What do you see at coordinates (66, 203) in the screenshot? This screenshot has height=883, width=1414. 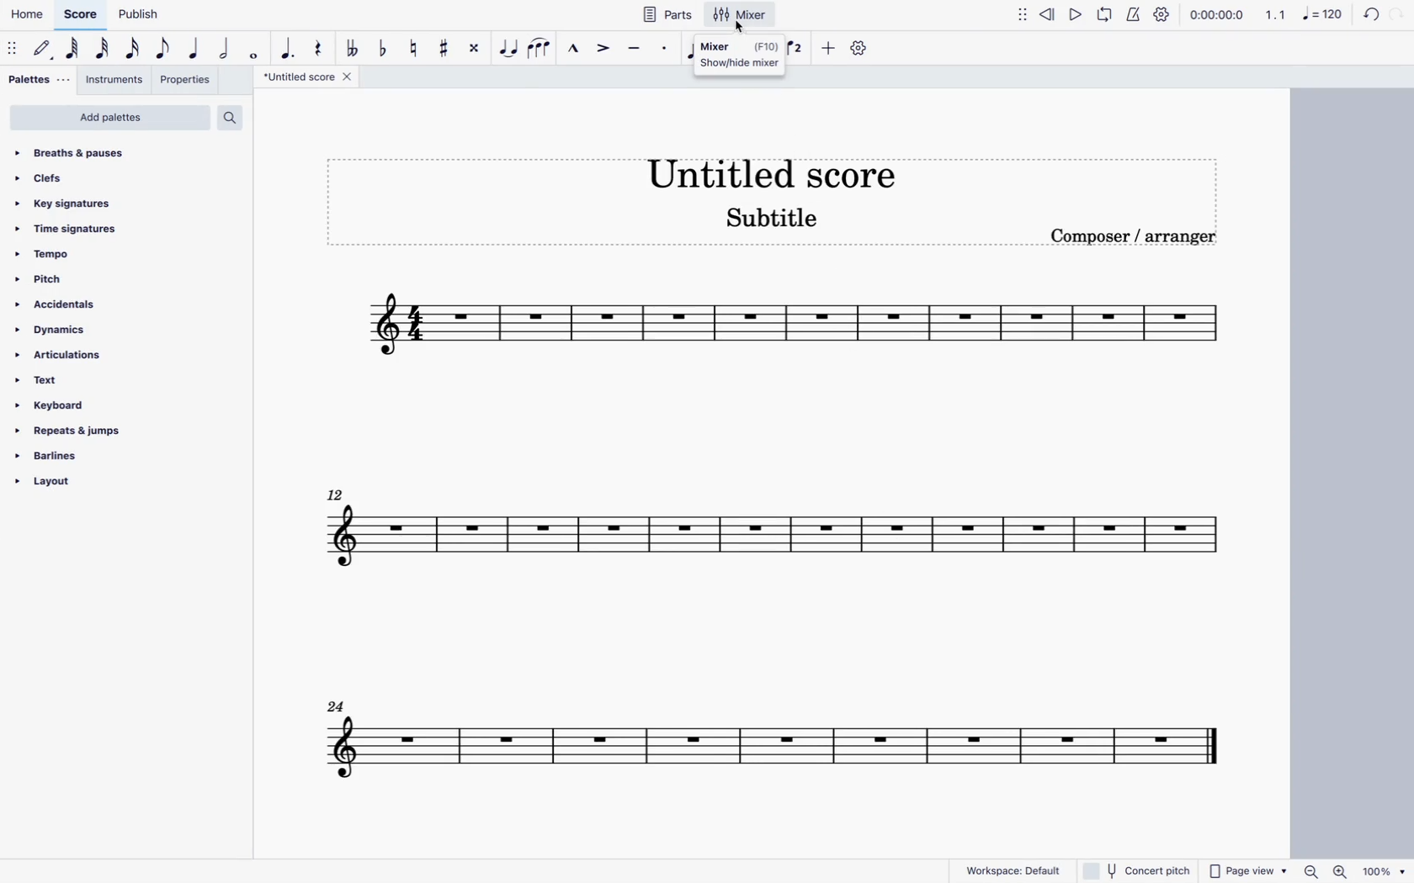 I see `key signatures` at bounding box center [66, 203].